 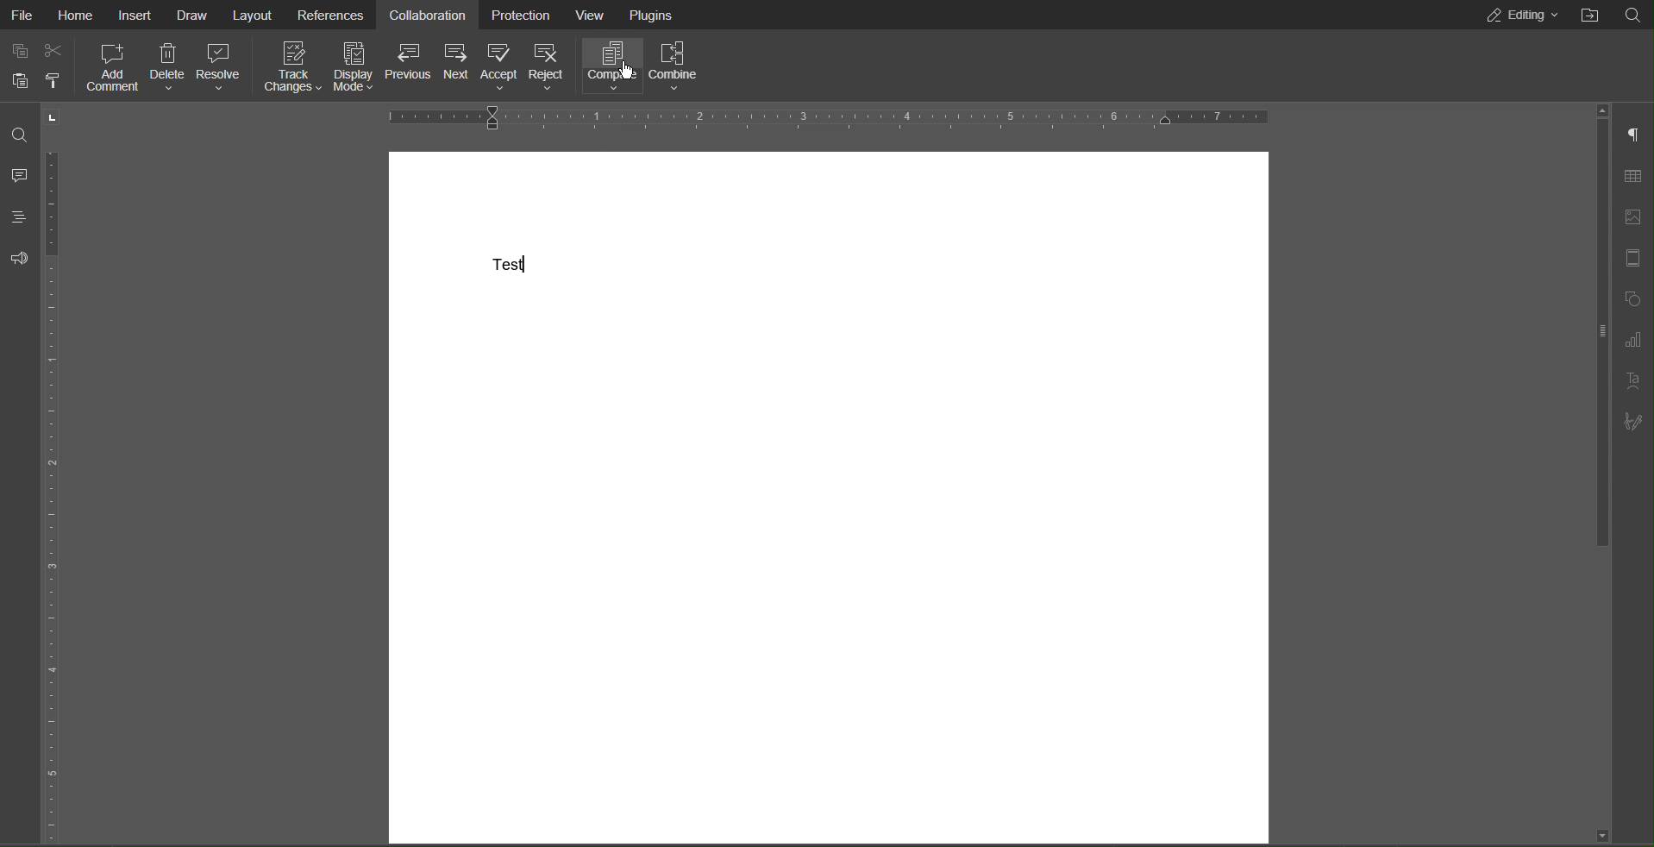 What do you see at coordinates (1633, 337) in the screenshot?
I see `Graph Settings` at bounding box center [1633, 337].